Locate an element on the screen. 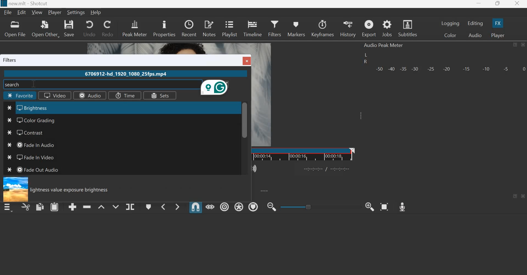 Image resolution: width=527 pixels, height=275 pixels. Audio is located at coordinates (475, 35).